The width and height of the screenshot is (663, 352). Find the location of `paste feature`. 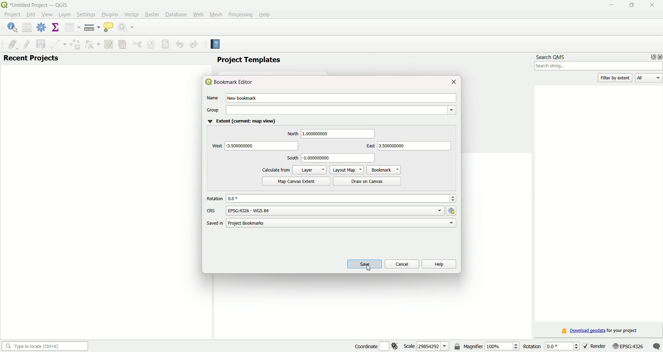

paste feature is located at coordinates (166, 44).